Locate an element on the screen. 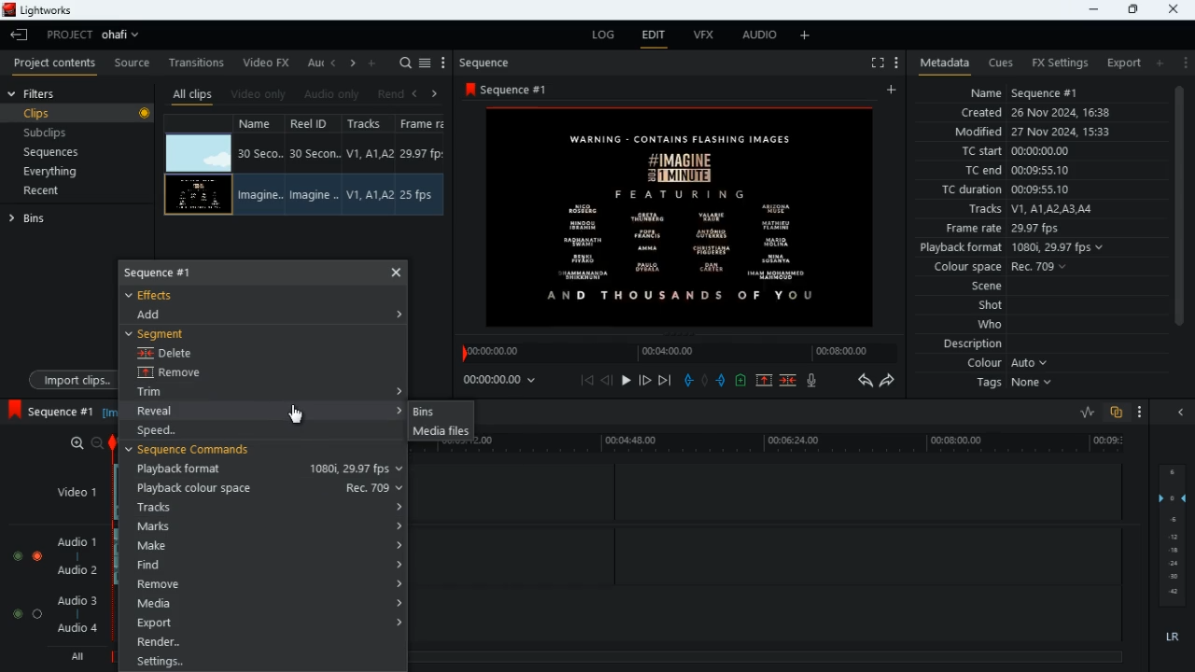 This screenshot has width=1195, height=672. playback format is located at coordinates (1014, 247).